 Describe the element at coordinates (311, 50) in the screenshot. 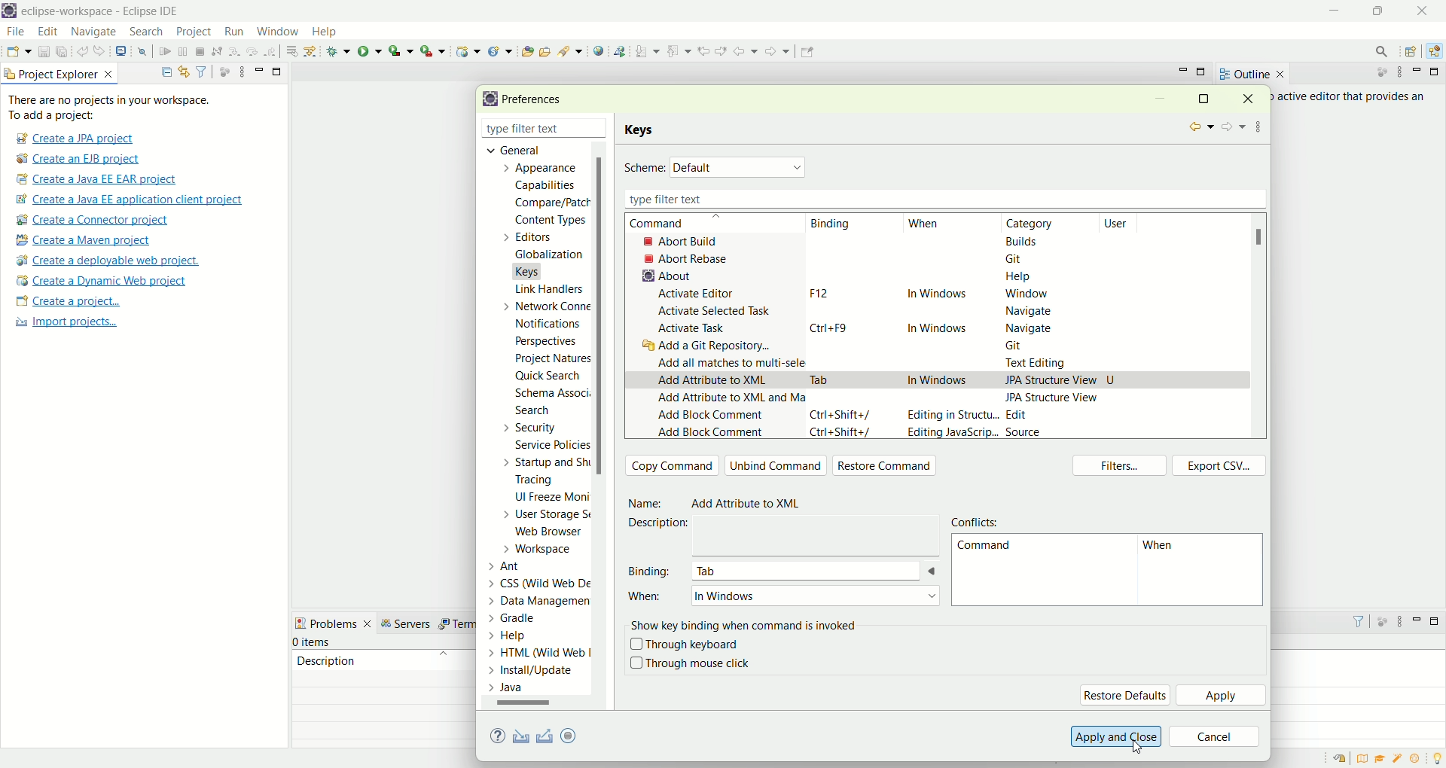

I see `use step filters` at that location.